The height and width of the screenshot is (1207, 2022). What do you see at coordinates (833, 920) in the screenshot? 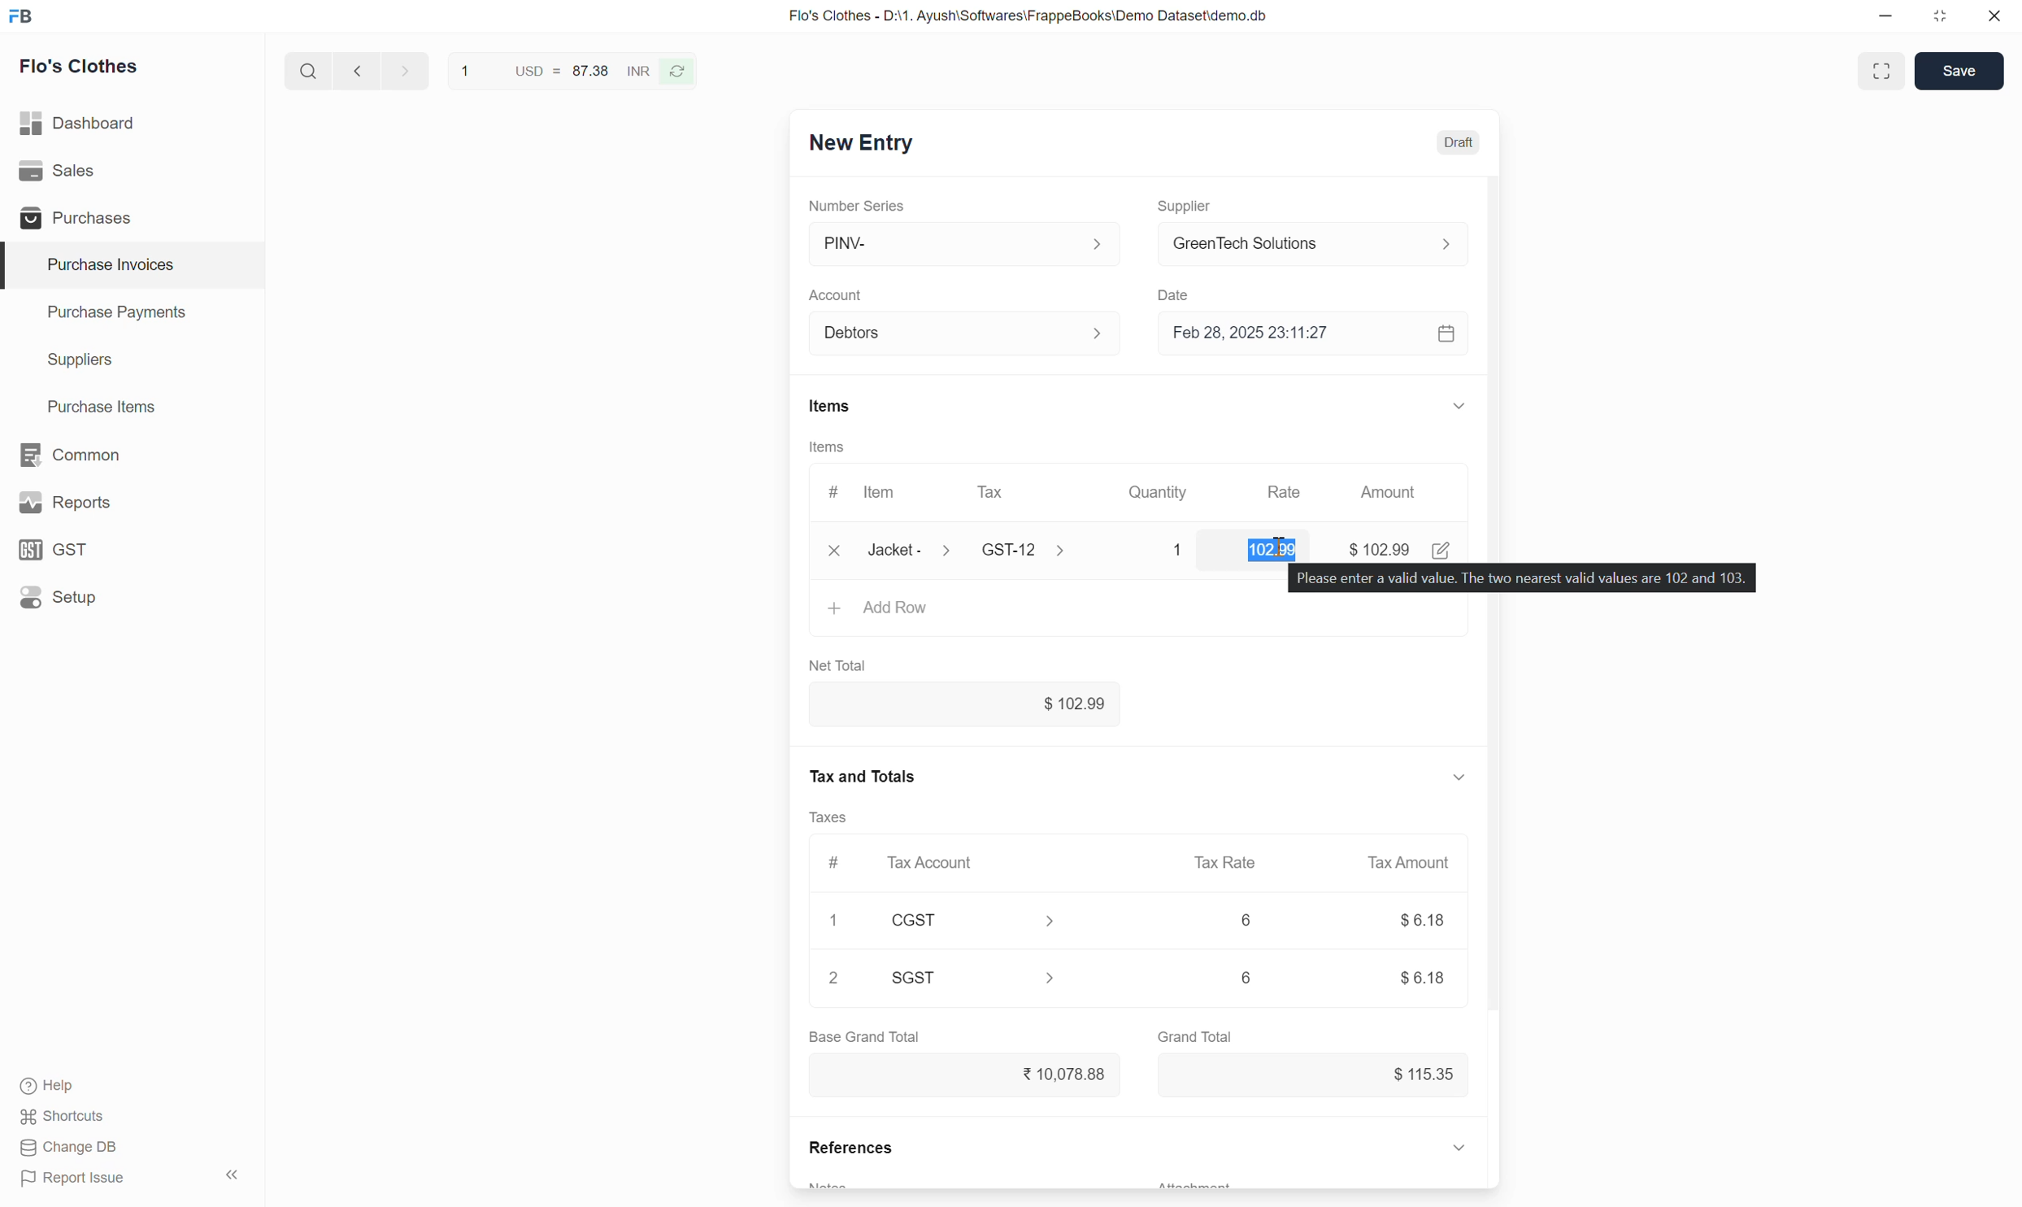
I see `1` at bounding box center [833, 920].